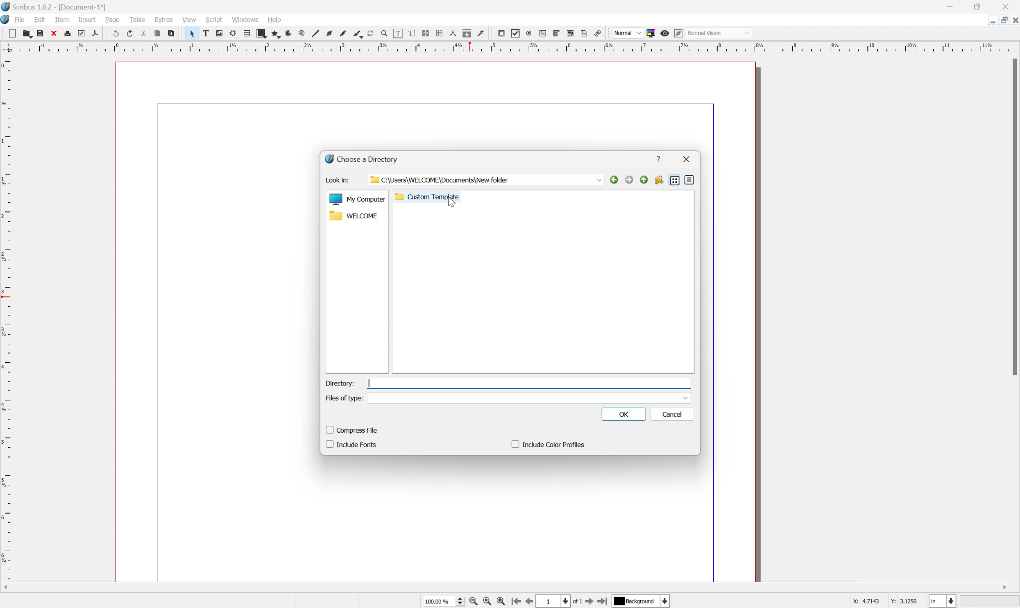  Describe the element at coordinates (467, 33) in the screenshot. I see `copy item properties` at that location.